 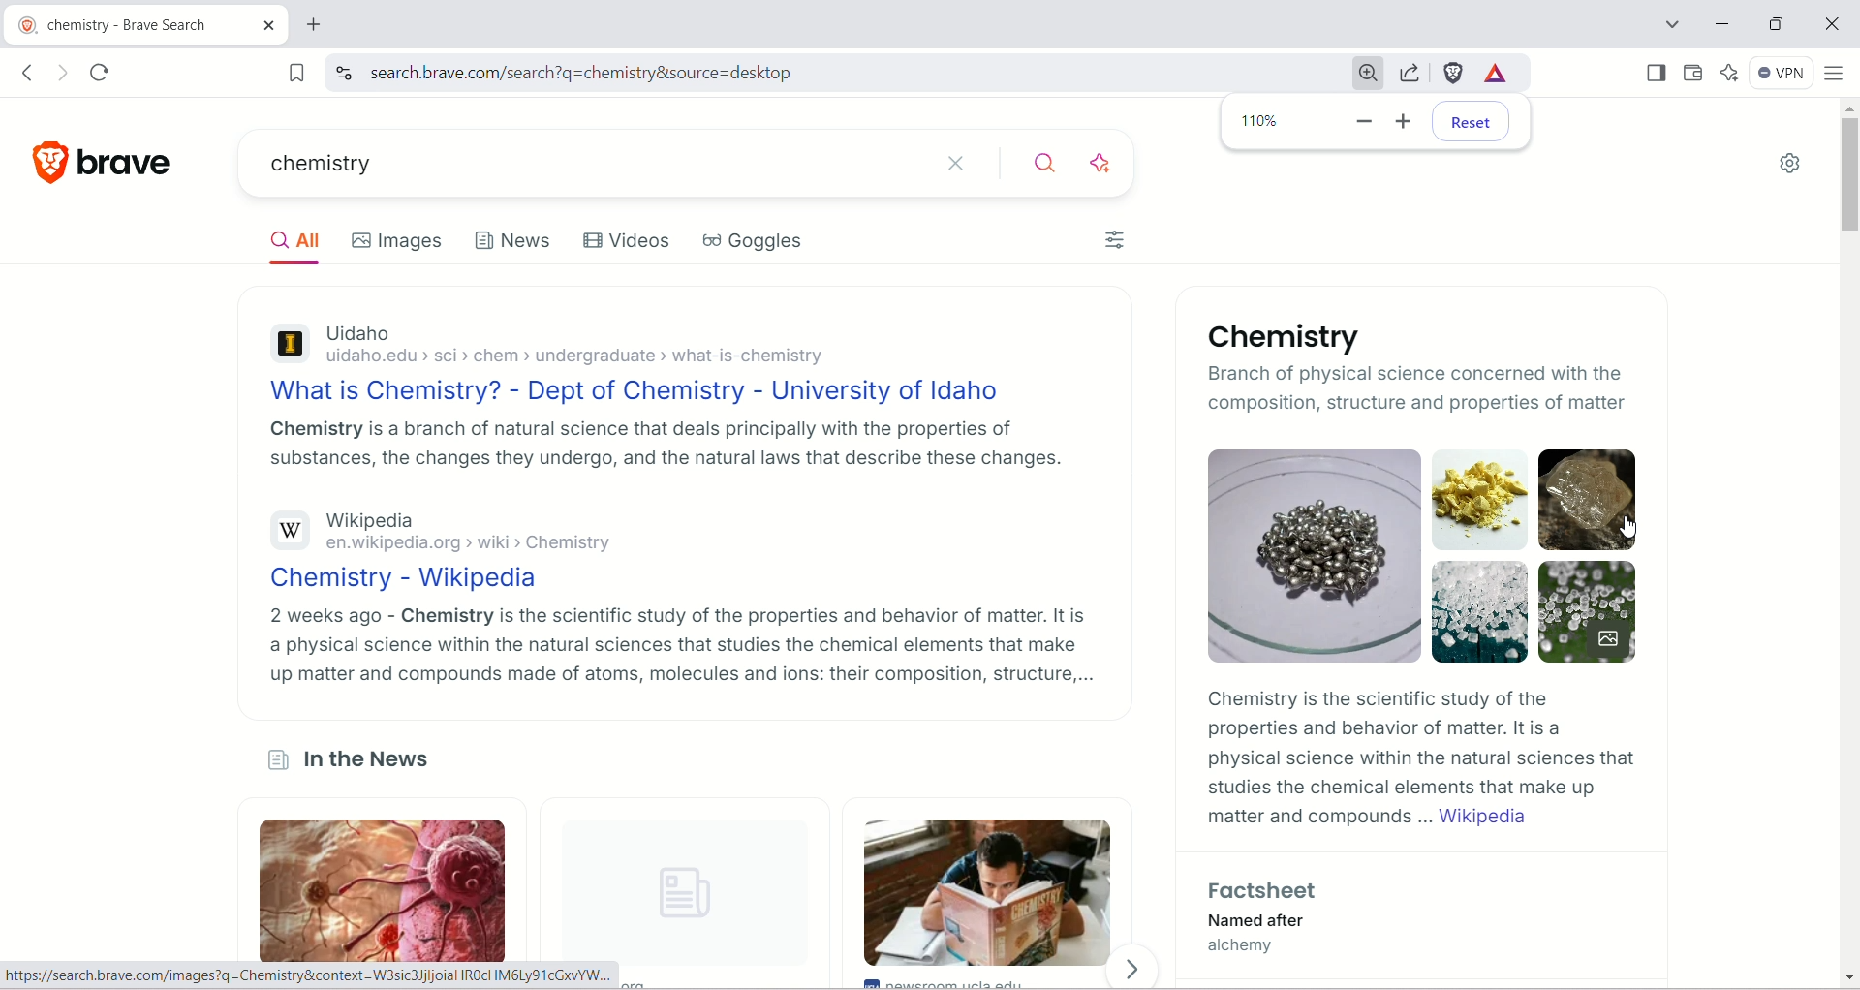 I want to click on Images, so click(x=1420, y=556).